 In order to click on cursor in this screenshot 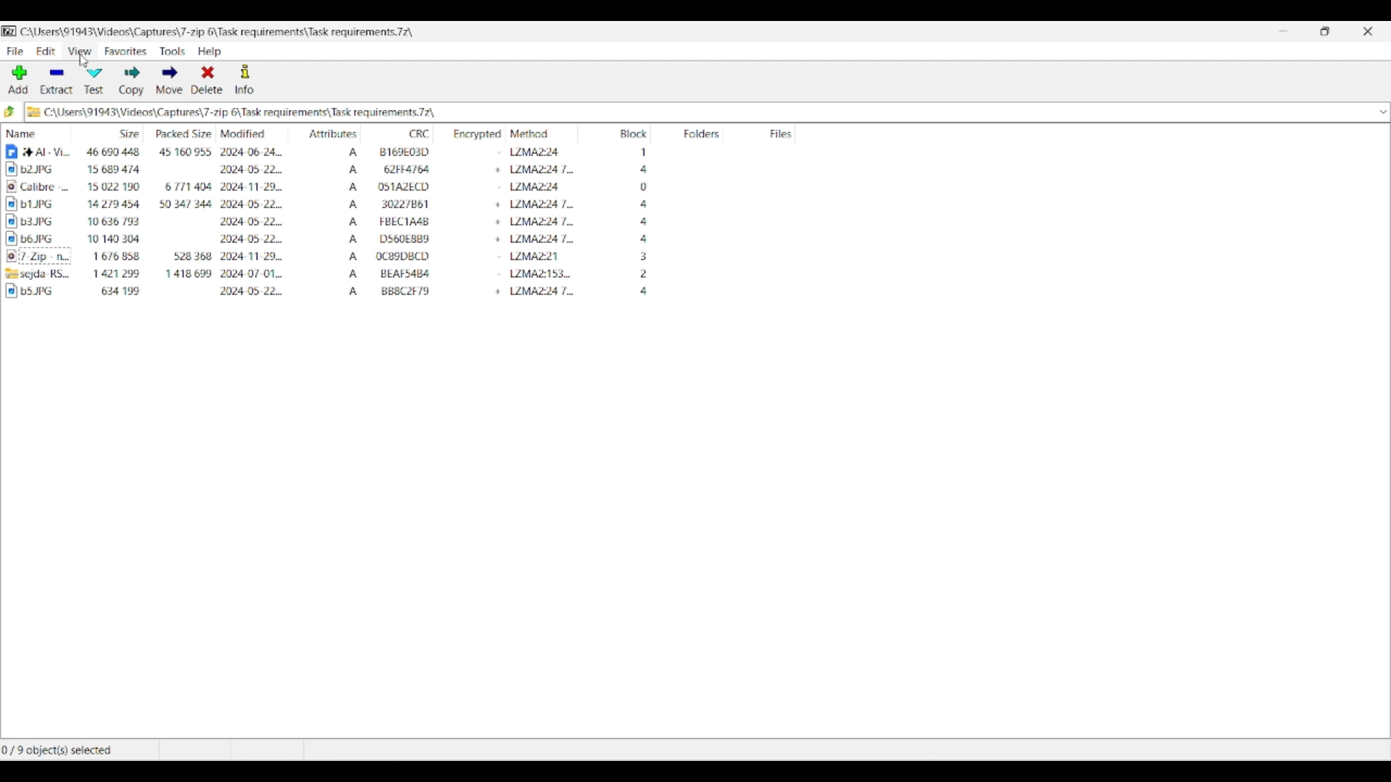, I will do `click(85, 62)`.